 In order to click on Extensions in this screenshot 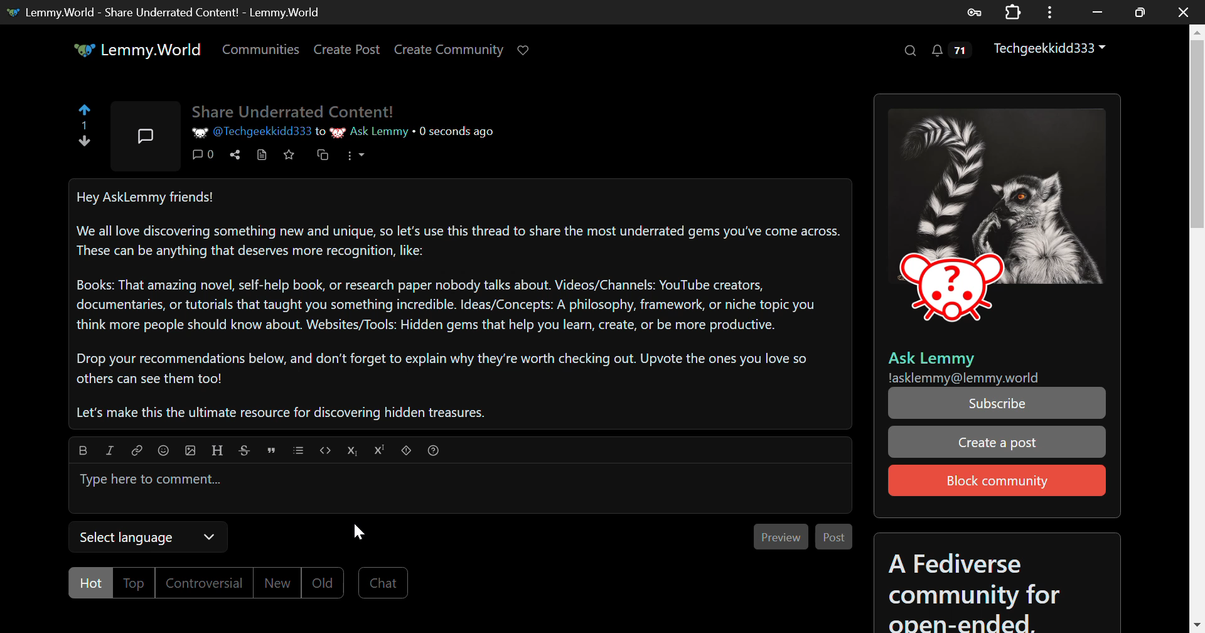, I will do `click(1013, 11)`.